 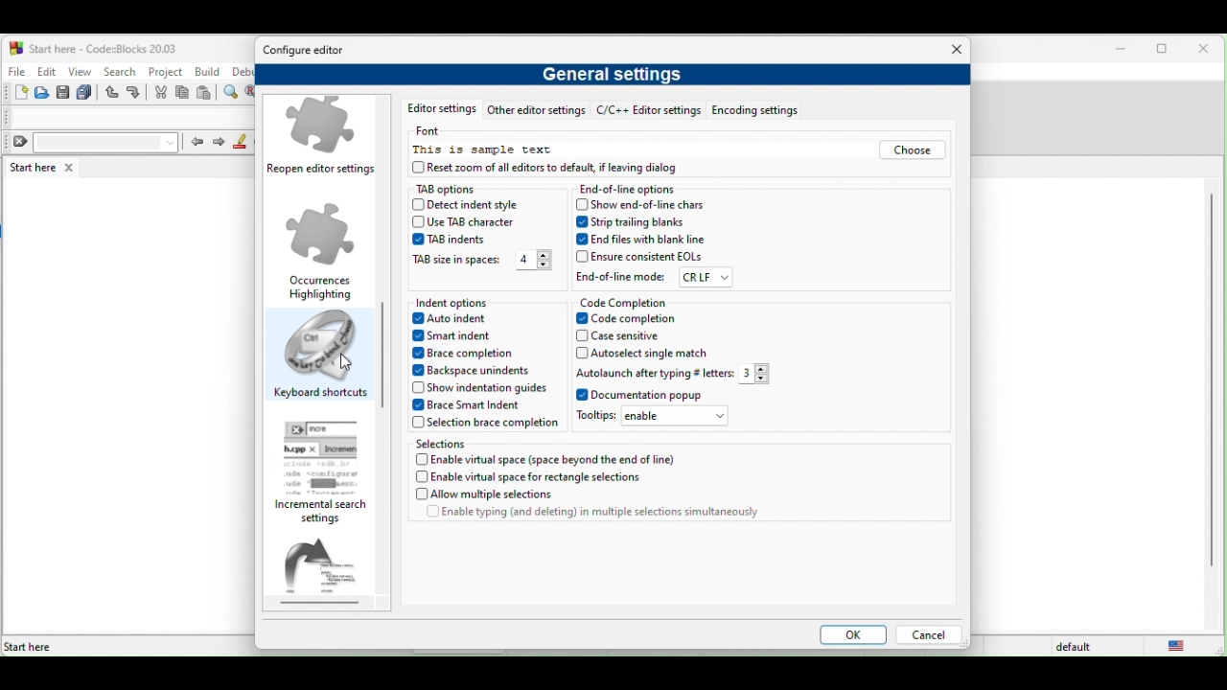 What do you see at coordinates (382, 339) in the screenshot?
I see `scroll bar moved` at bounding box center [382, 339].